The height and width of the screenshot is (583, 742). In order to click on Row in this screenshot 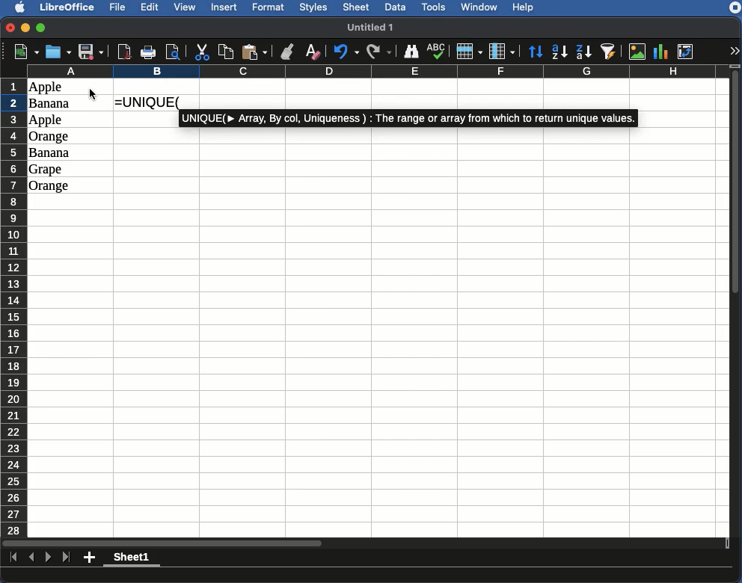, I will do `click(468, 52)`.